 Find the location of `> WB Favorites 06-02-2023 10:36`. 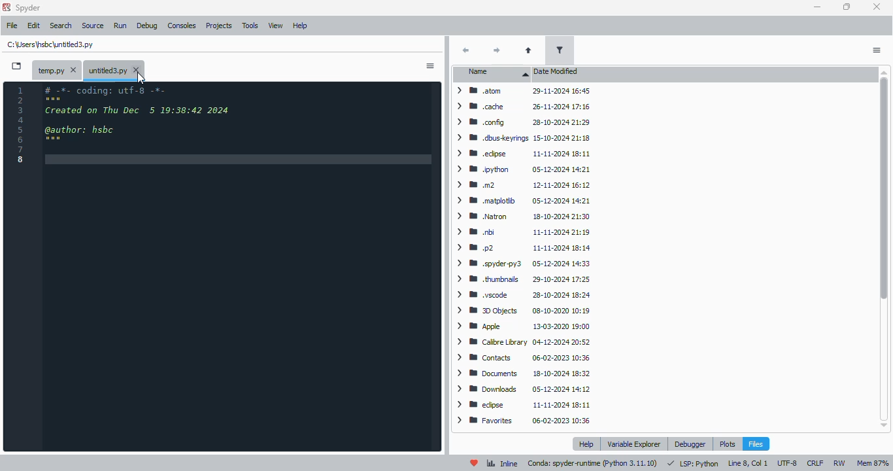

> WB Favorites 06-02-2023 10:36 is located at coordinates (523, 421).